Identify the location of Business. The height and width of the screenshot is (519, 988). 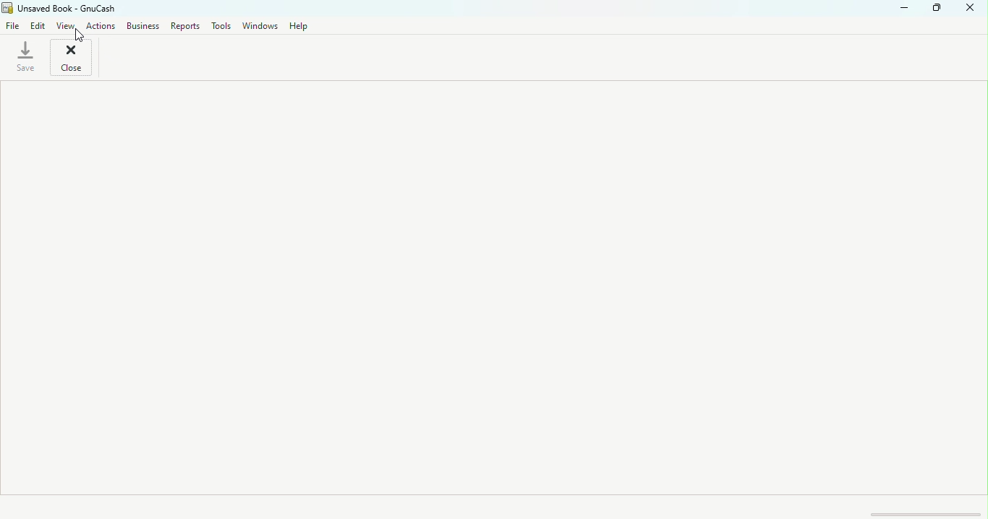
(145, 27).